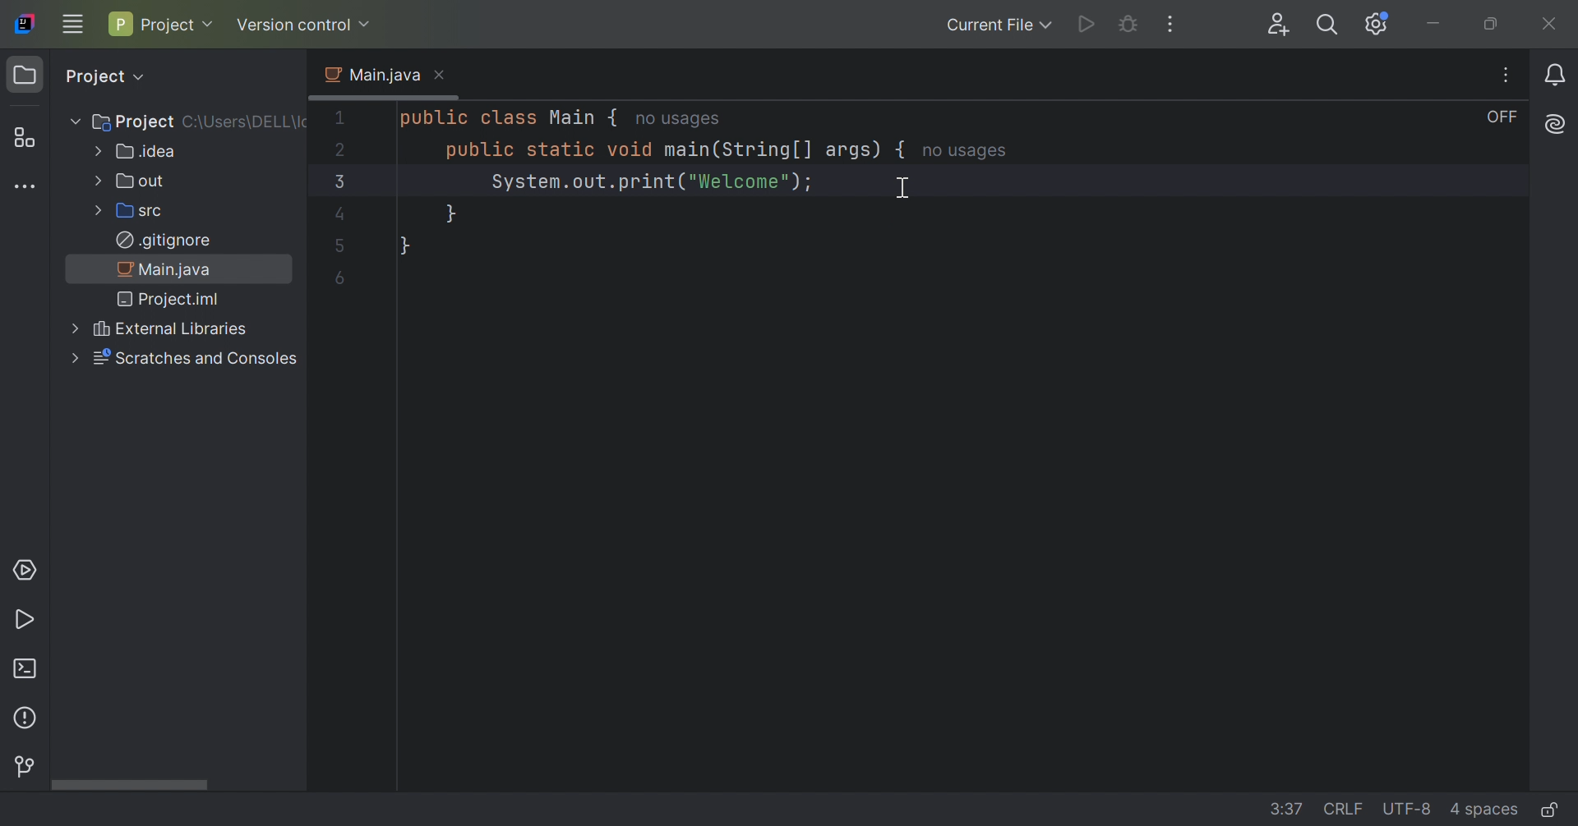  Describe the element at coordinates (1376, 26) in the screenshot. I see `Updates available. IDE and Project Settings.` at that location.